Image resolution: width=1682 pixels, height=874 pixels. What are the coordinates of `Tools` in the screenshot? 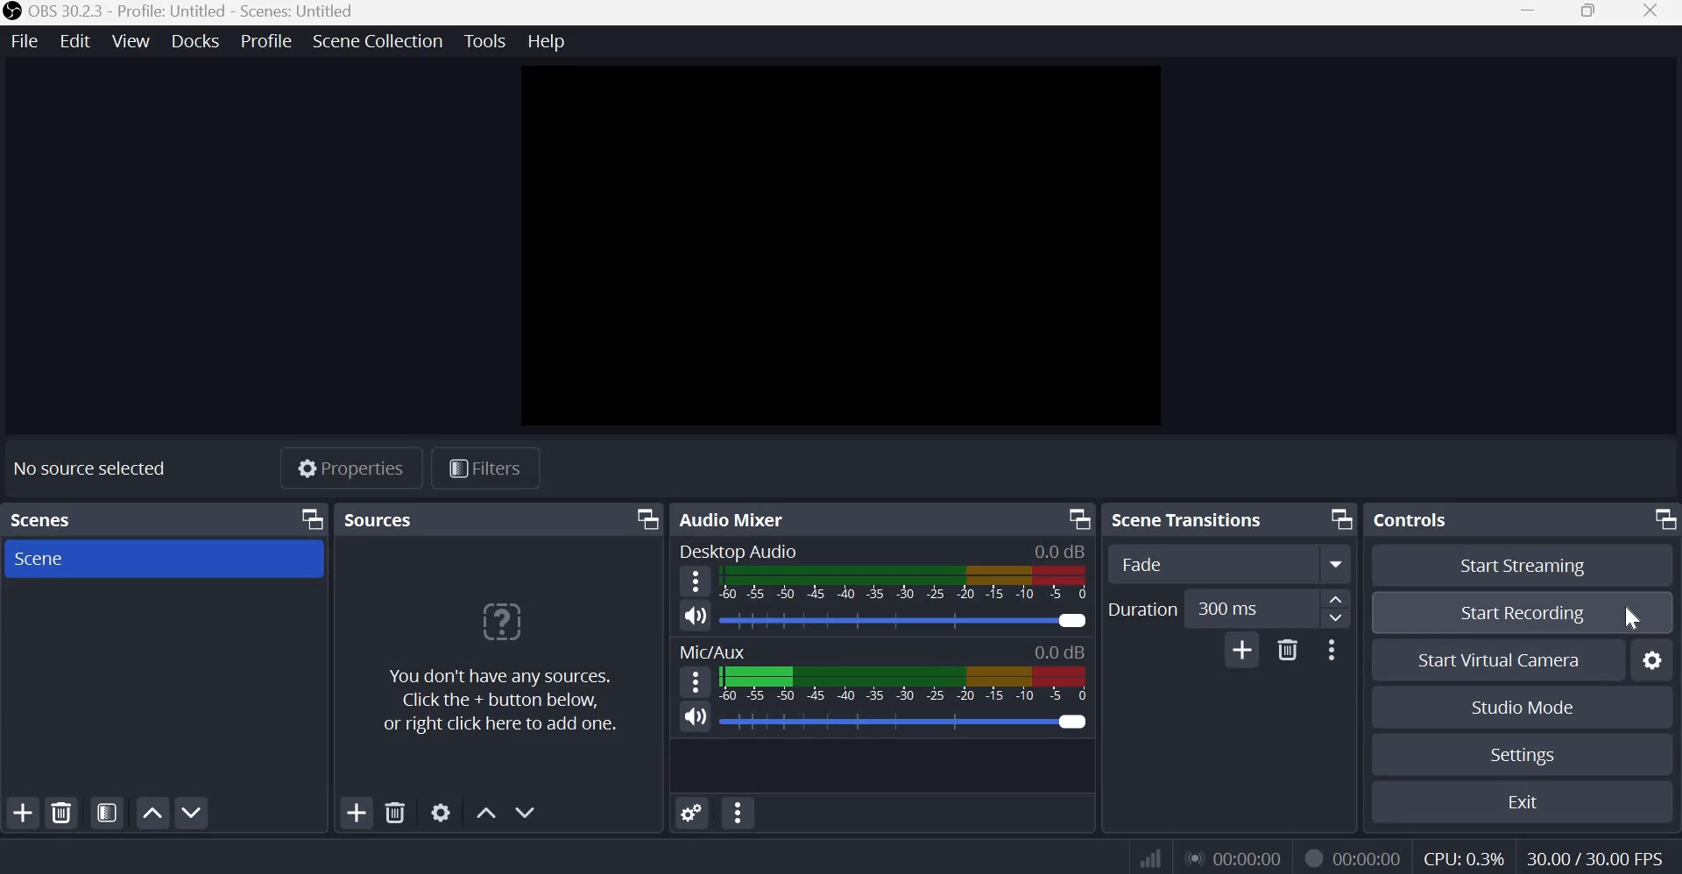 It's located at (484, 41).